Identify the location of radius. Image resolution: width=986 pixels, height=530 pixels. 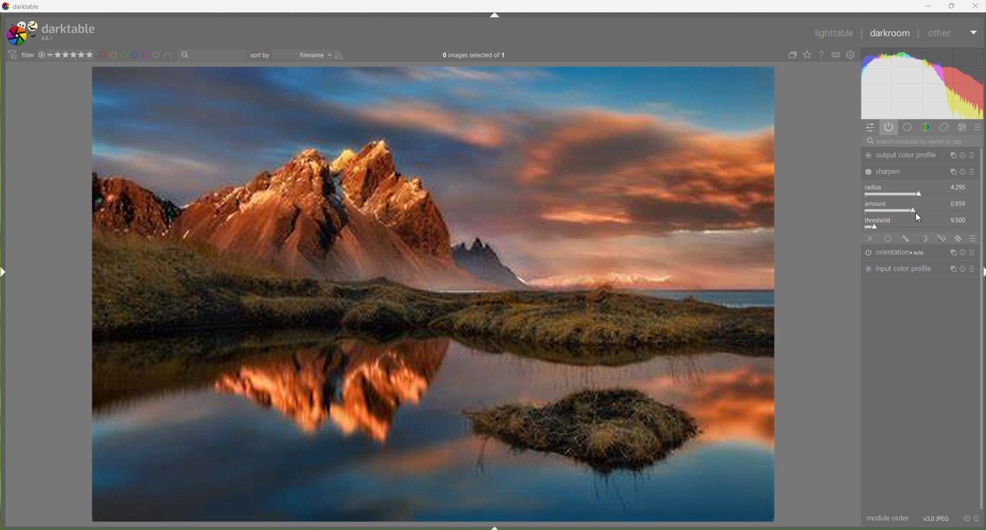
(876, 187).